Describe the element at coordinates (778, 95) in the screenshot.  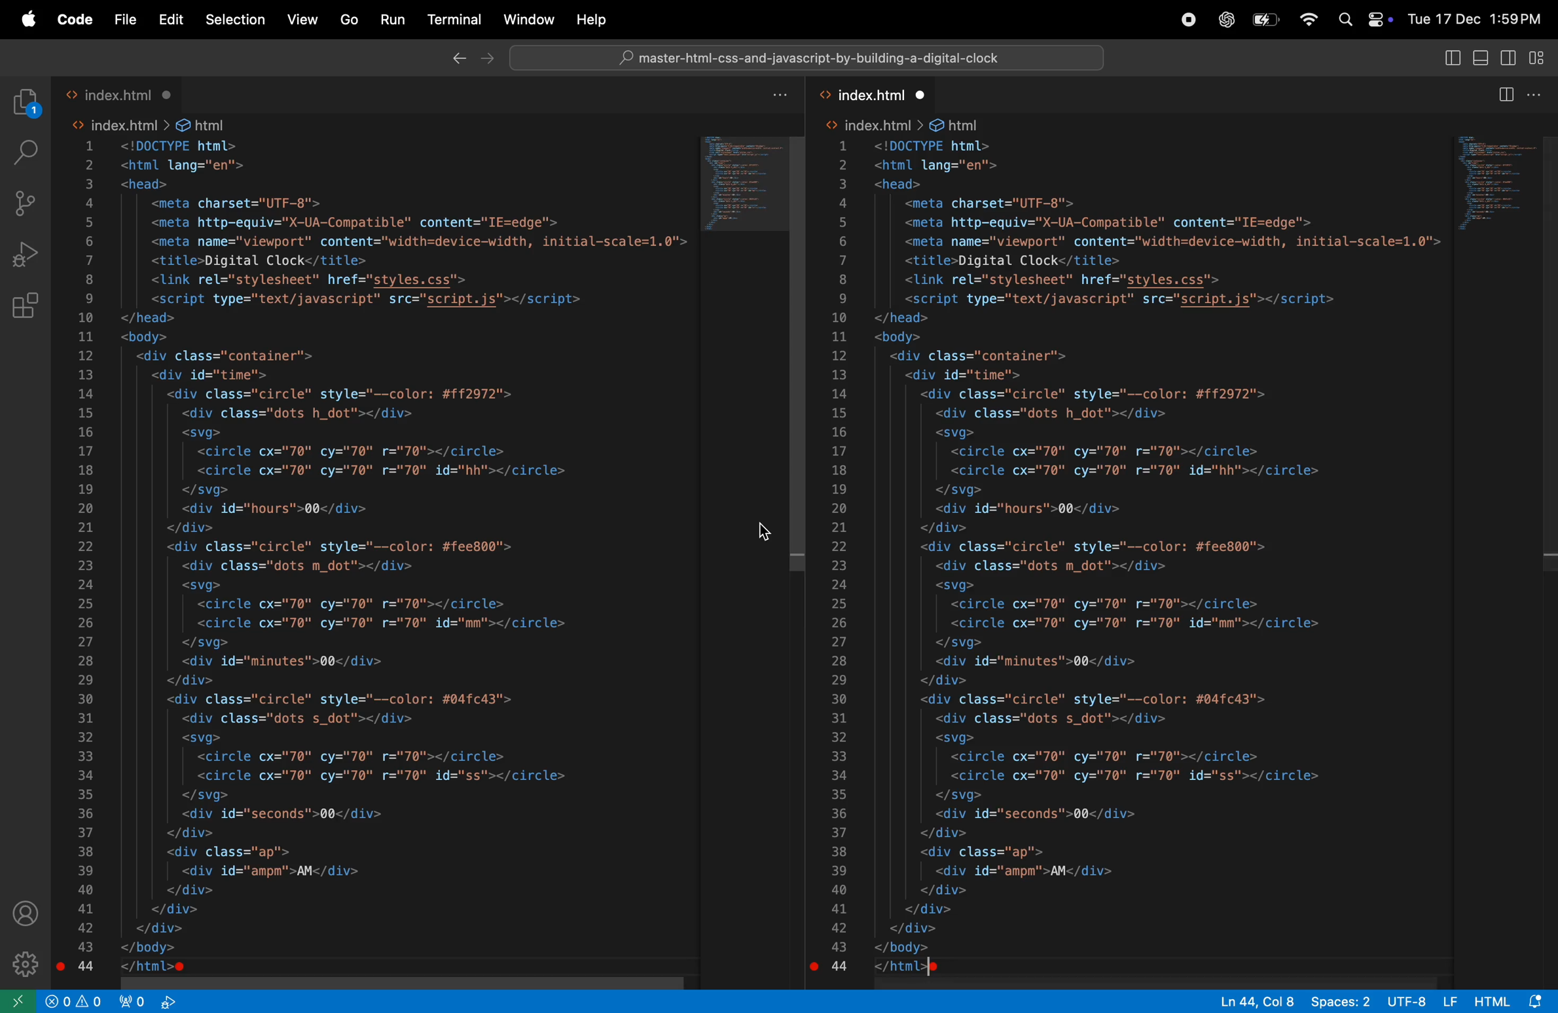
I see `more` at that location.